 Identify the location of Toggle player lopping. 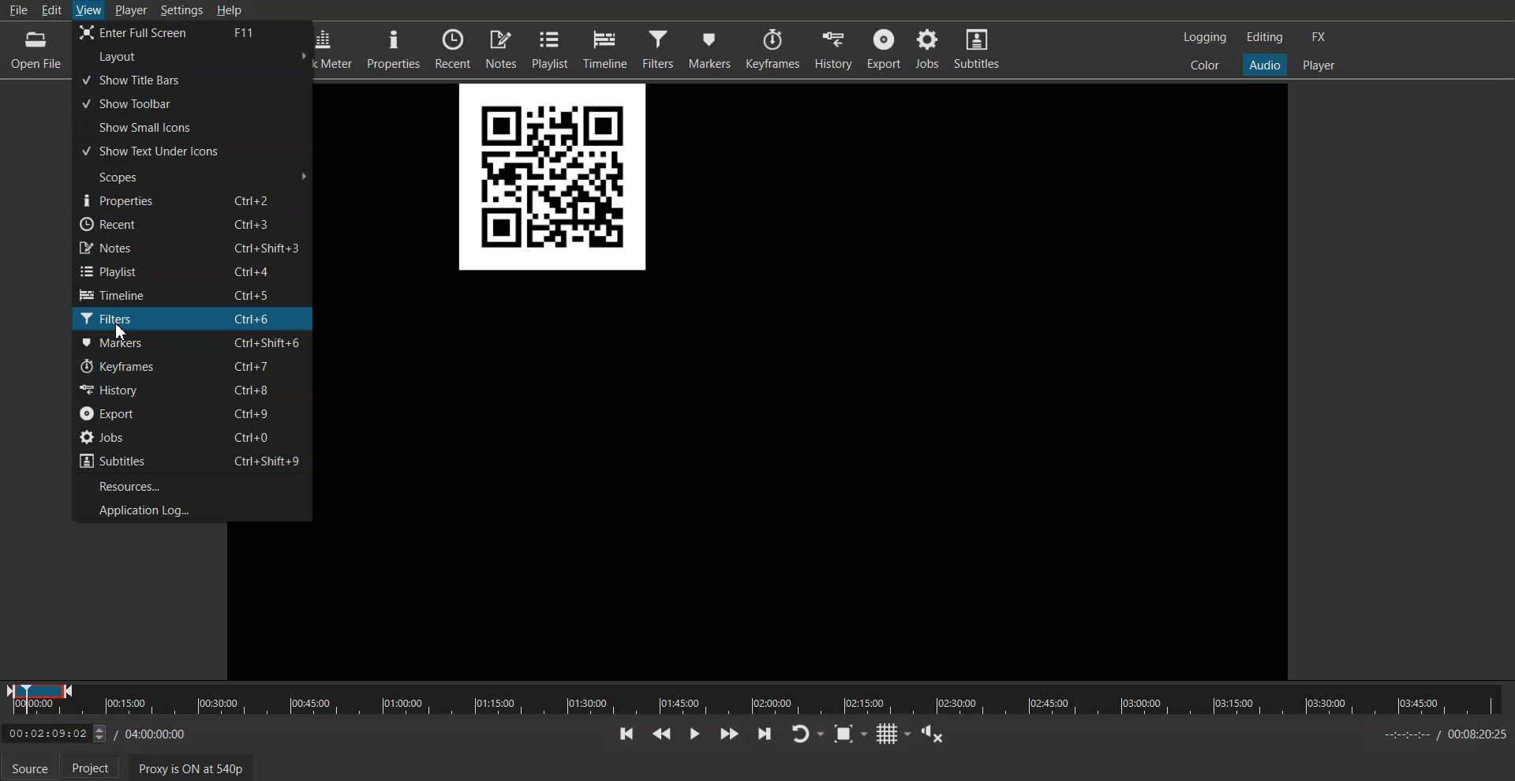
(807, 734).